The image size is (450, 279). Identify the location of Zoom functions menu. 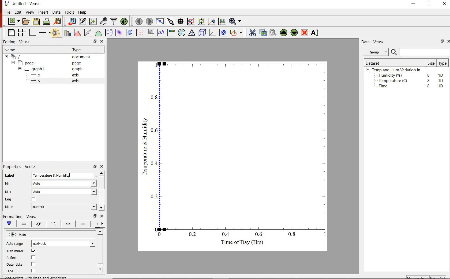
(235, 21).